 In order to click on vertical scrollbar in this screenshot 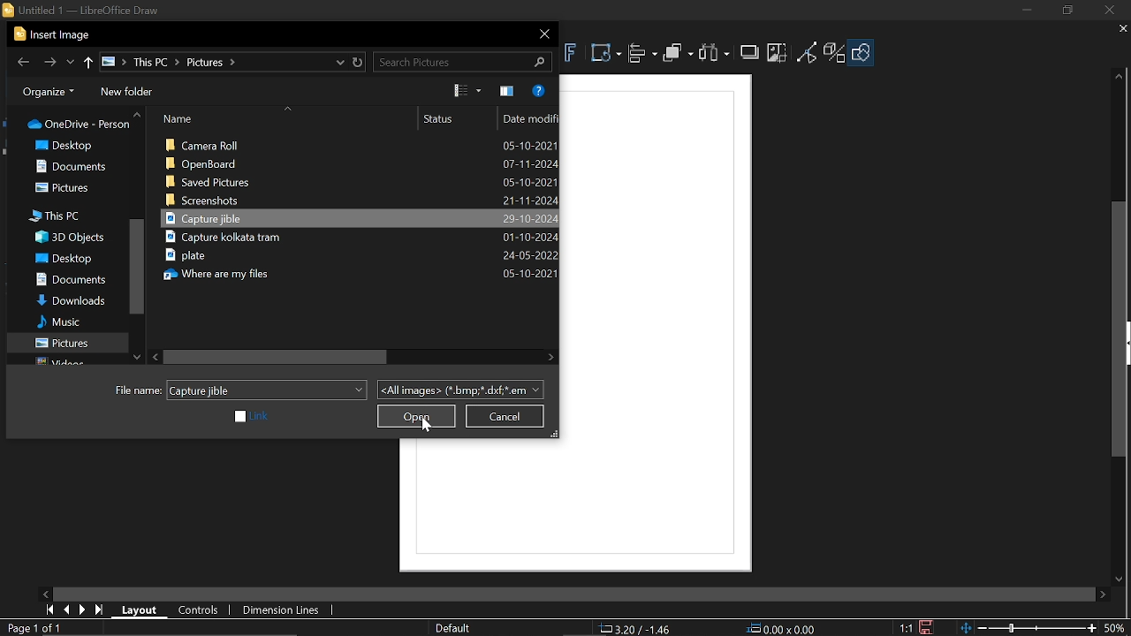, I will do `click(1113, 329)`.